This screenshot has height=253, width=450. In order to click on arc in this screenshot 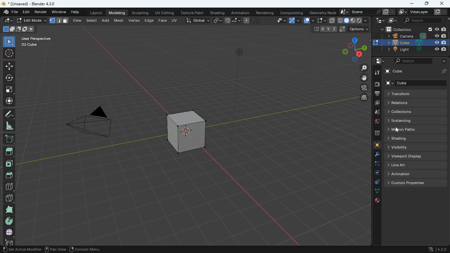, I will do `click(295, 20)`.